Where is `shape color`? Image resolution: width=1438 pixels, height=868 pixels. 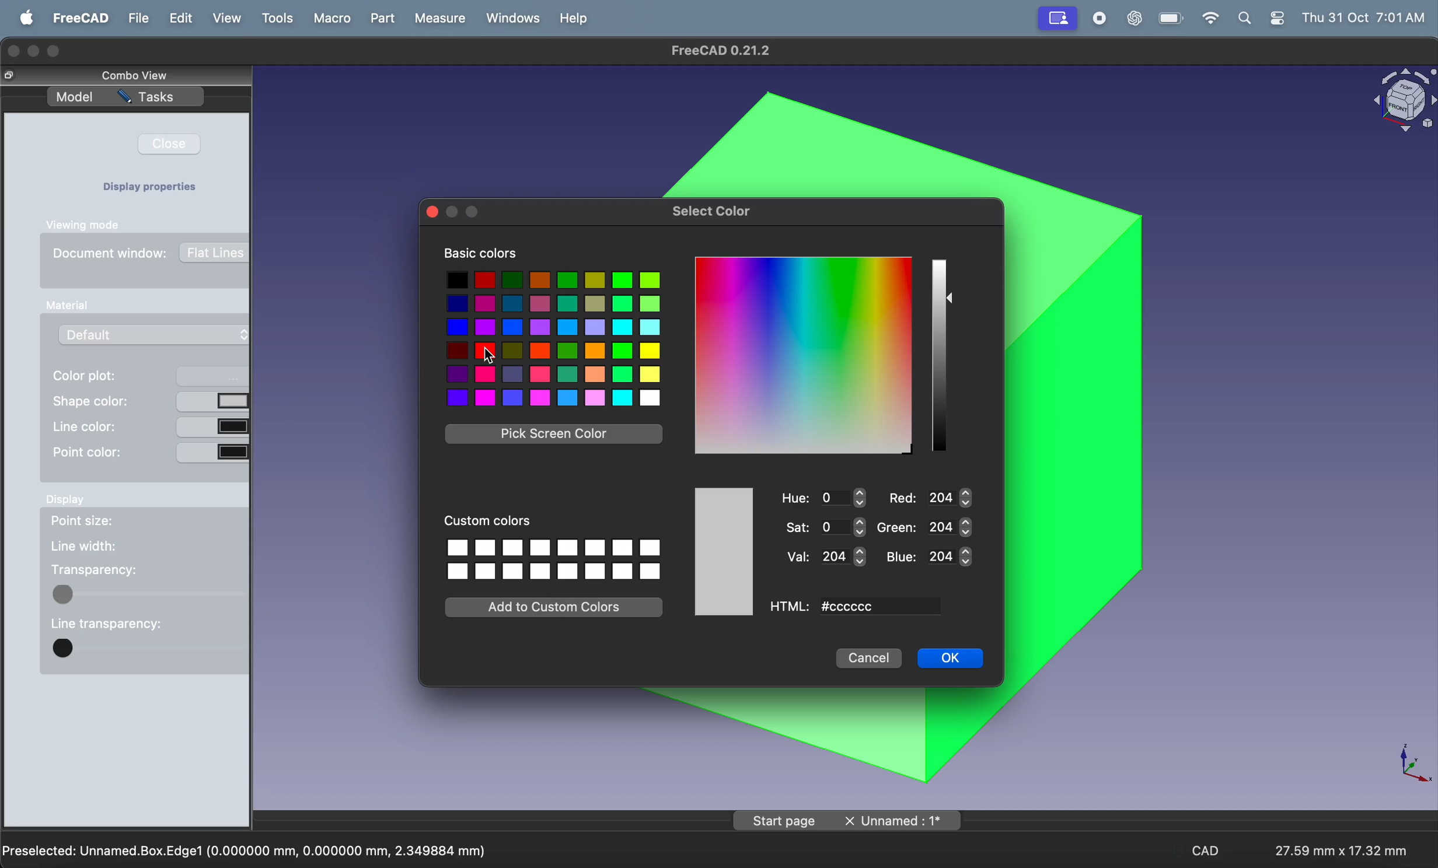 shape color is located at coordinates (151, 400).